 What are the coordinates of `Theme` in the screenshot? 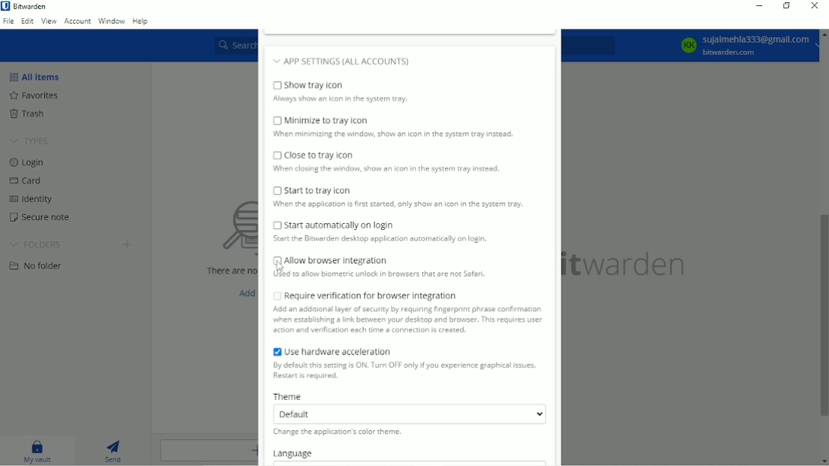 It's located at (288, 395).